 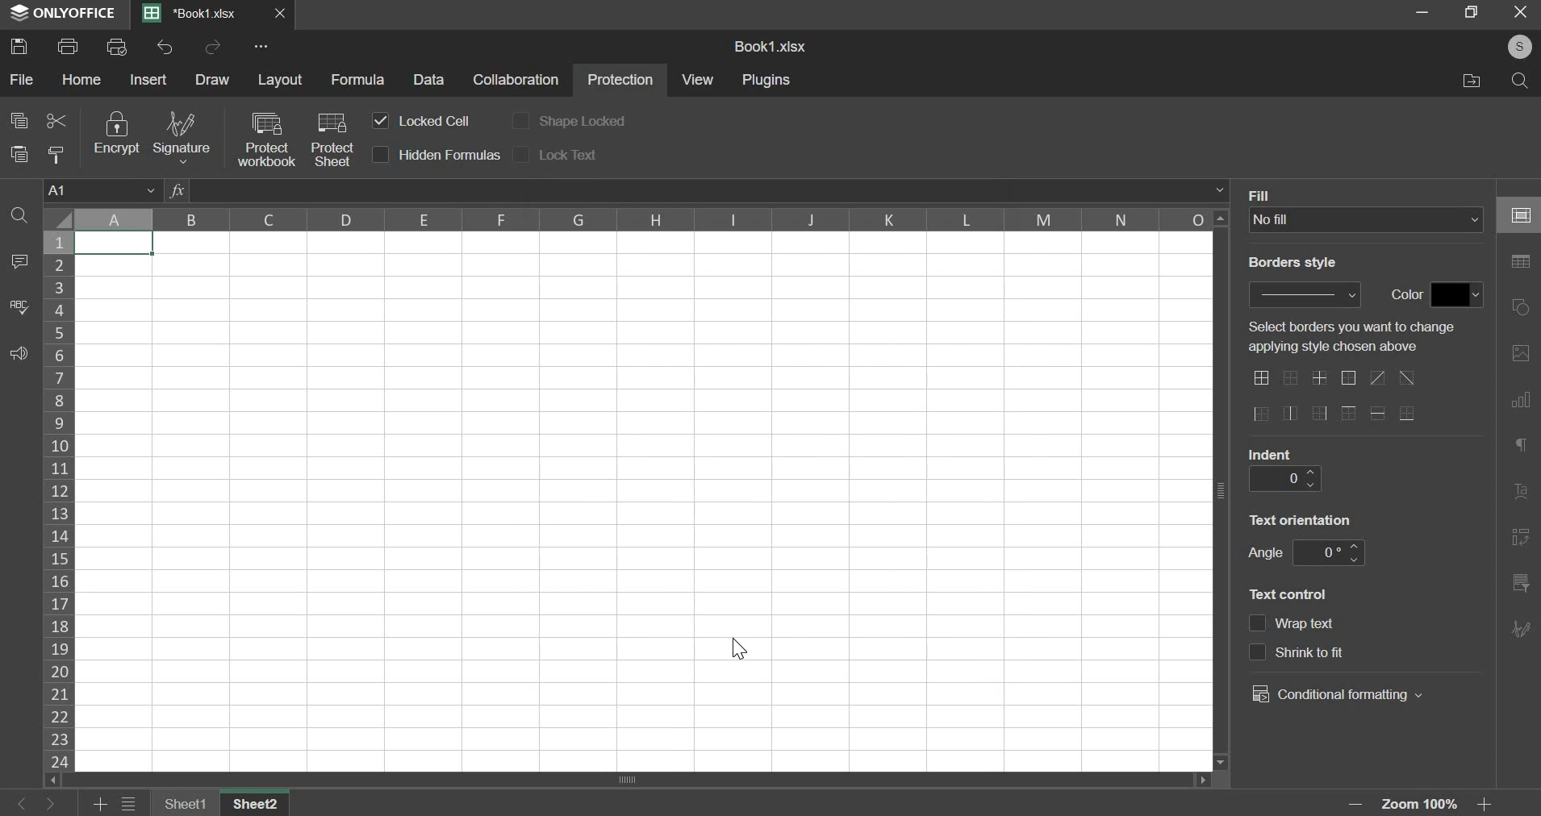 I want to click on Close , so click(x=282, y=14).